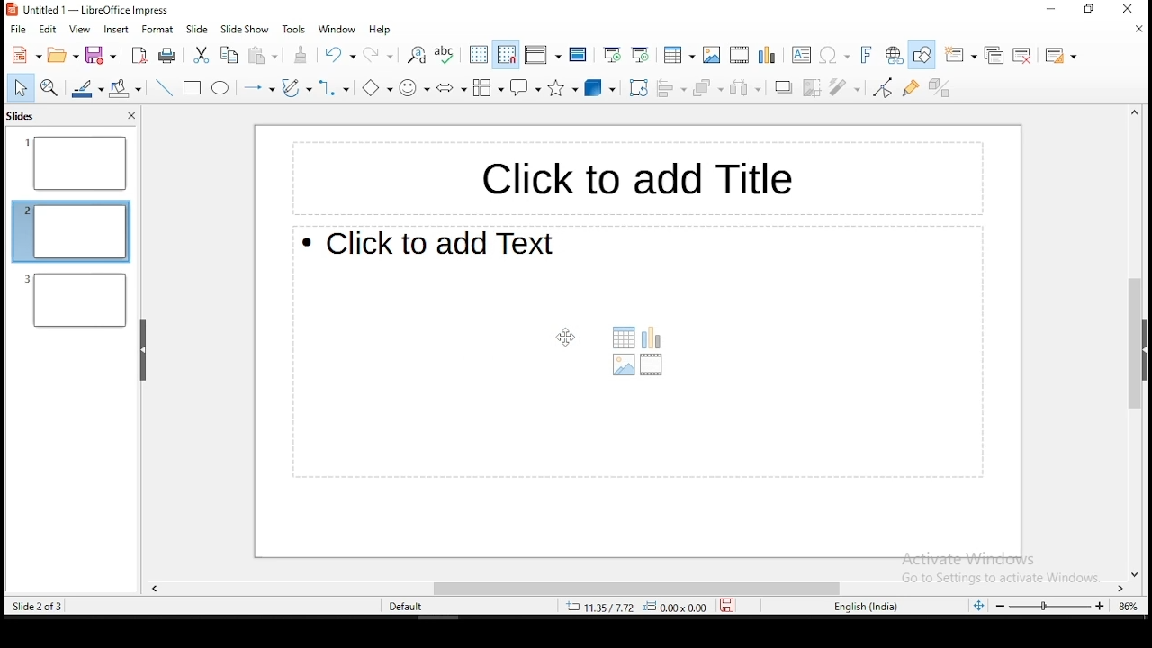 The width and height of the screenshot is (1152, 648). What do you see at coordinates (25, 54) in the screenshot?
I see `new` at bounding box center [25, 54].